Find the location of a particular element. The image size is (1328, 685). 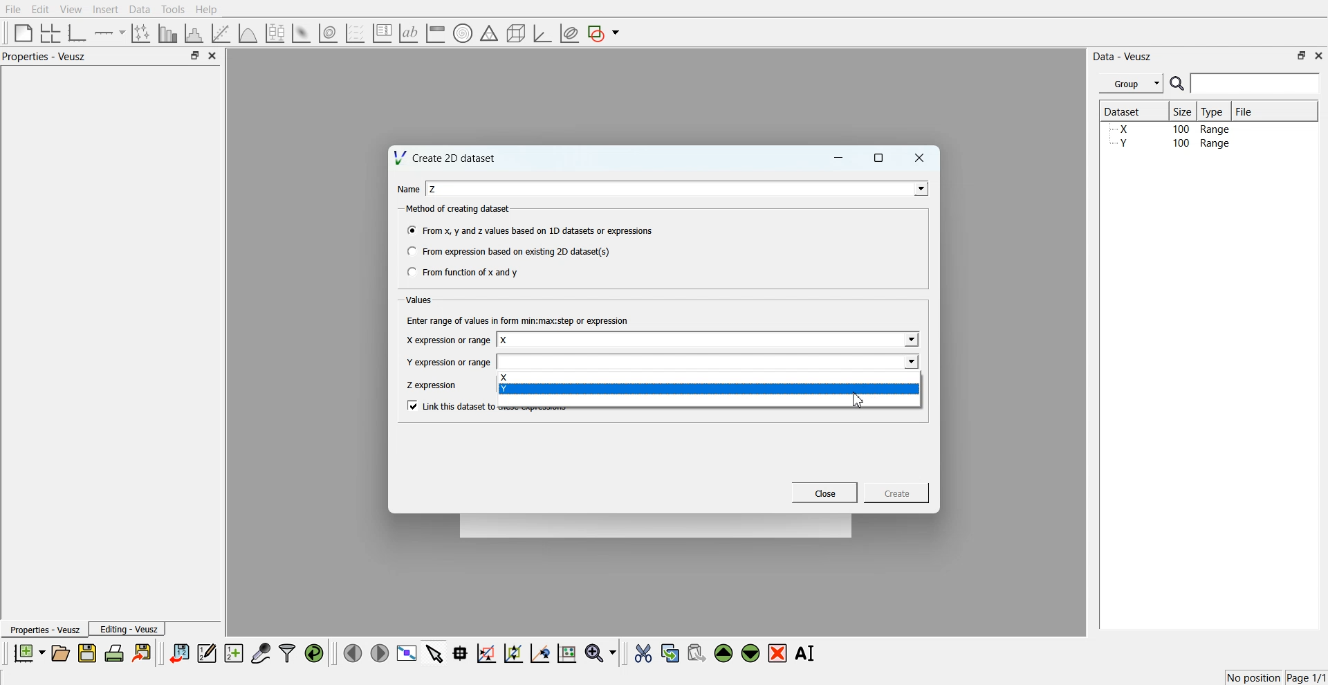

Move down the selected widget is located at coordinates (751, 653).